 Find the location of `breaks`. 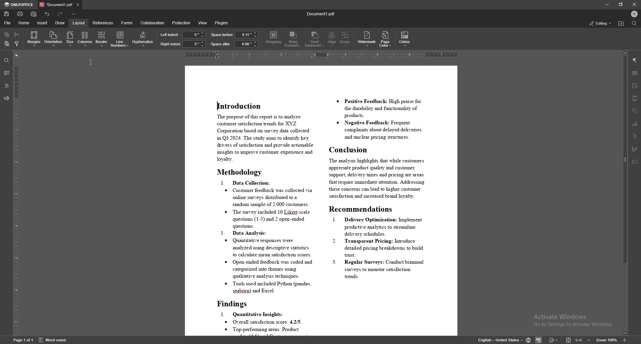

breaks is located at coordinates (102, 39).